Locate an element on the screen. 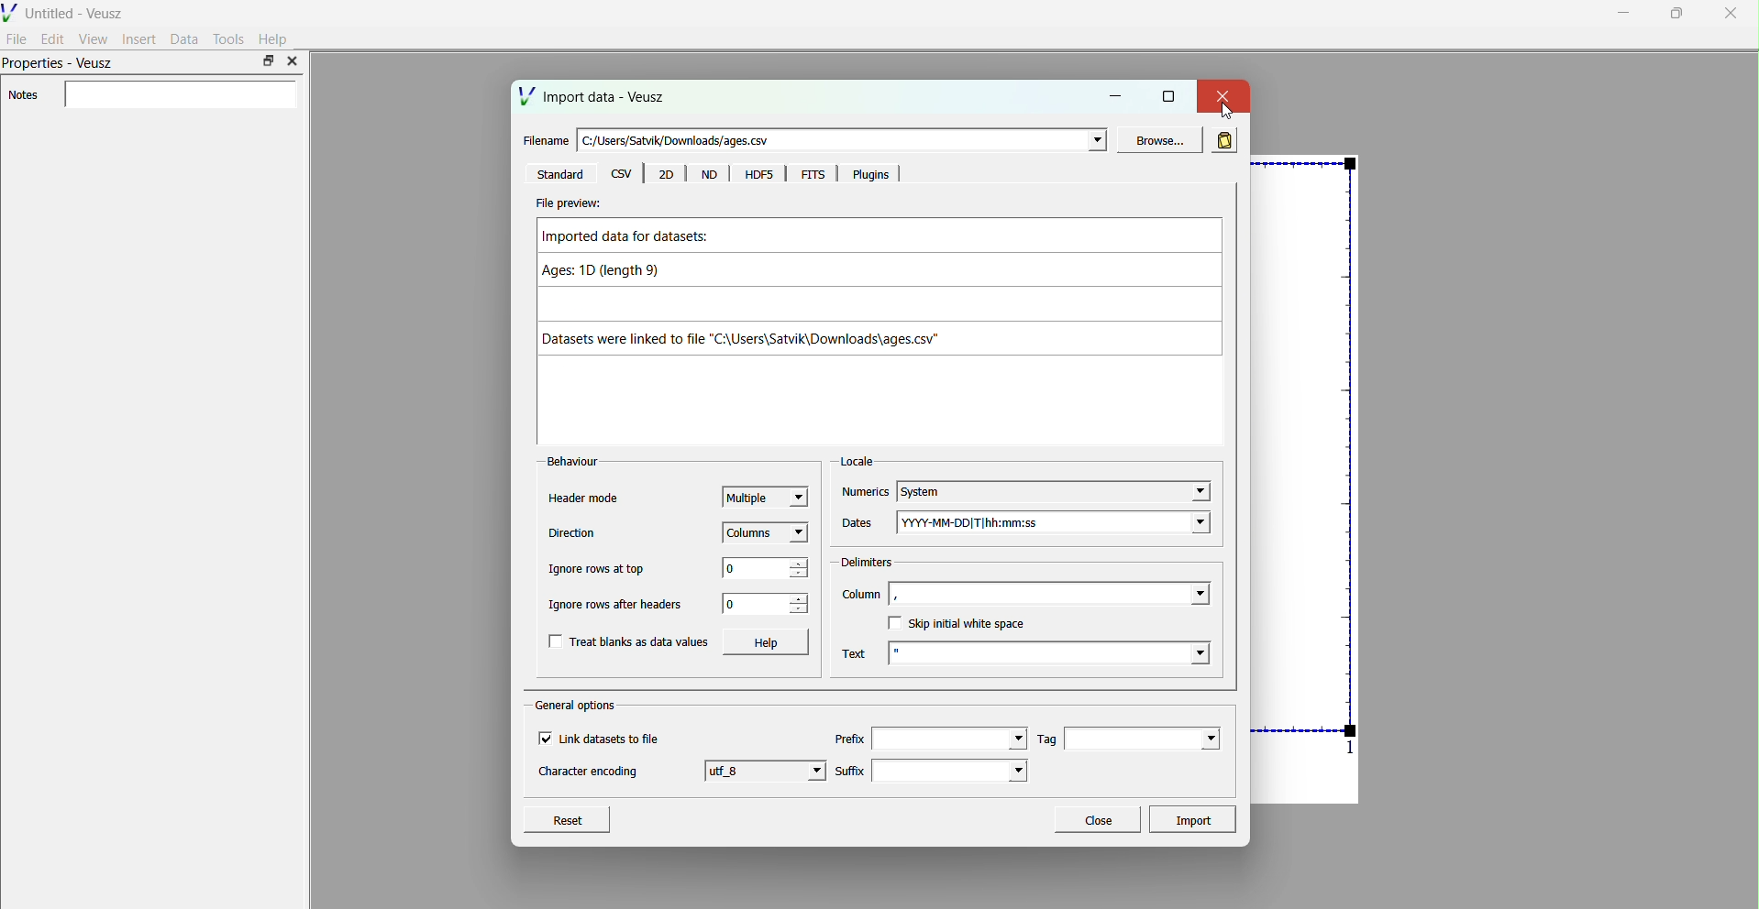 The width and height of the screenshot is (1759, 909). checkbox is located at coordinates (893, 622).